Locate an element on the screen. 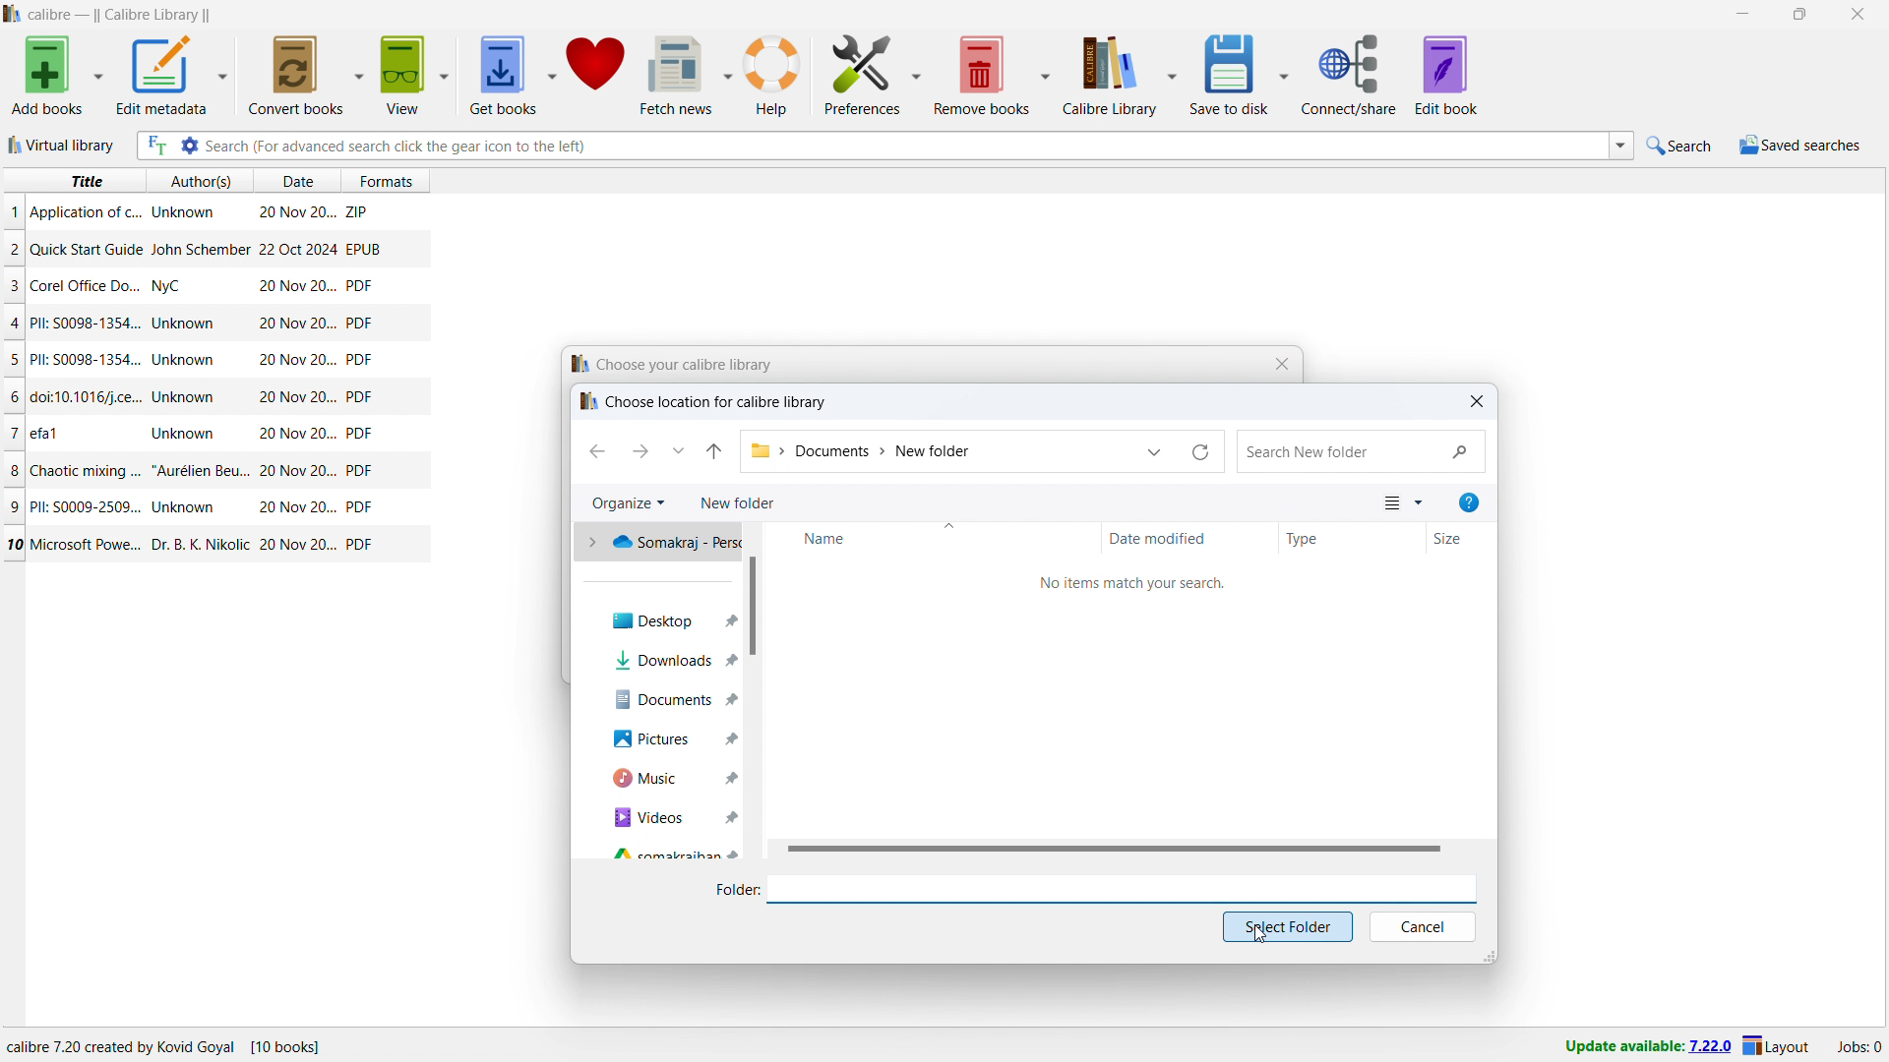 This screenshot has width=1889, height=1062. horizontal scrollbar is located at coordinates (1113, 848).